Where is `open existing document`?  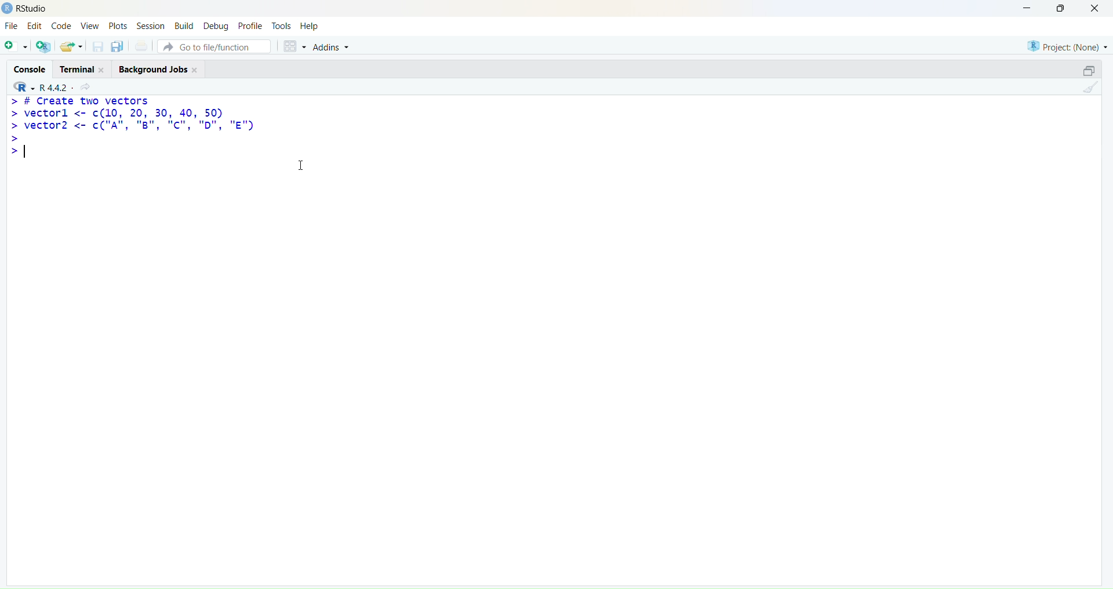 open existing document is located at coordinates (71, 47).